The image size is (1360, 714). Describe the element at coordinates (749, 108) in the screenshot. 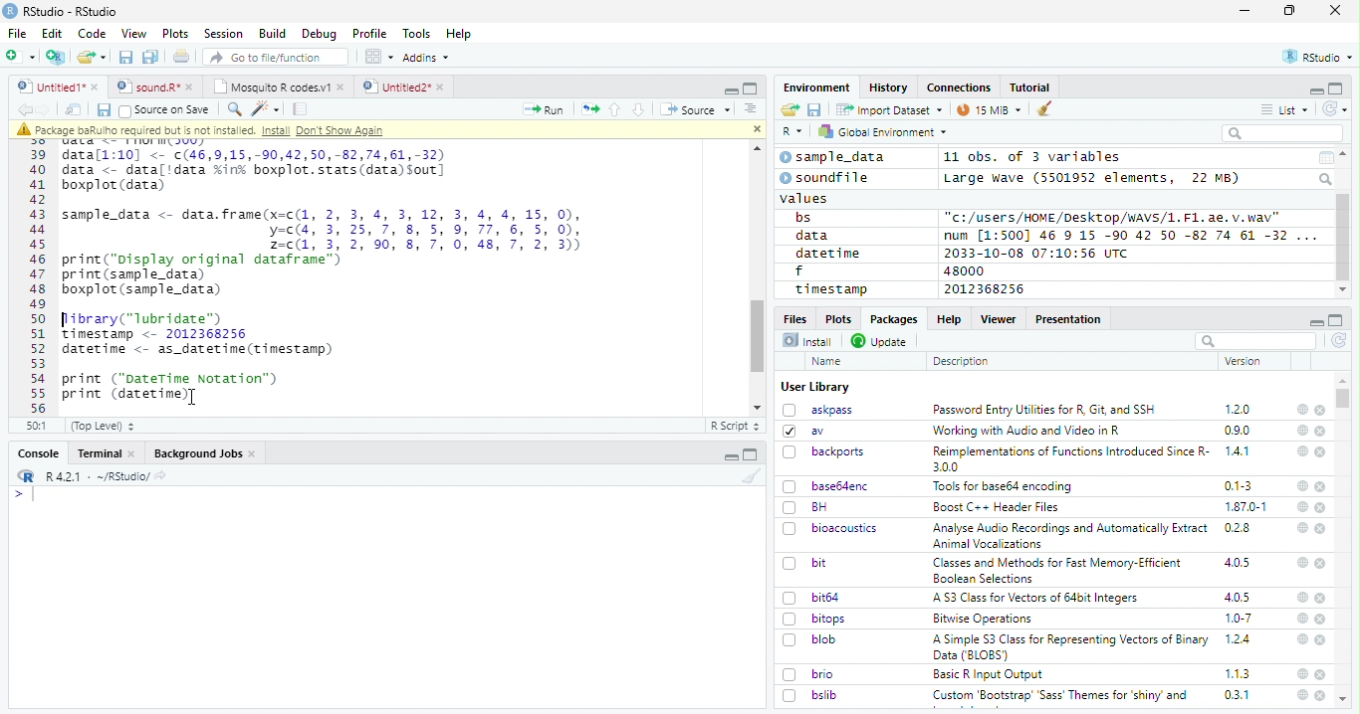

I see `Show document outline` at that location.